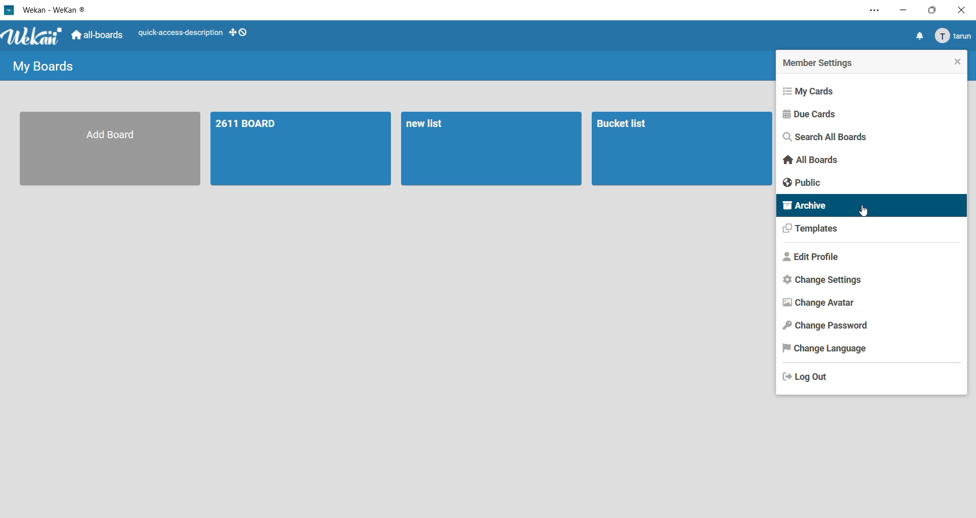 This screenshot has width=976, height=518. What do you see at coordinates (807, 207) in the screenshot?
I see `archive` at bounding box center [807, 207].